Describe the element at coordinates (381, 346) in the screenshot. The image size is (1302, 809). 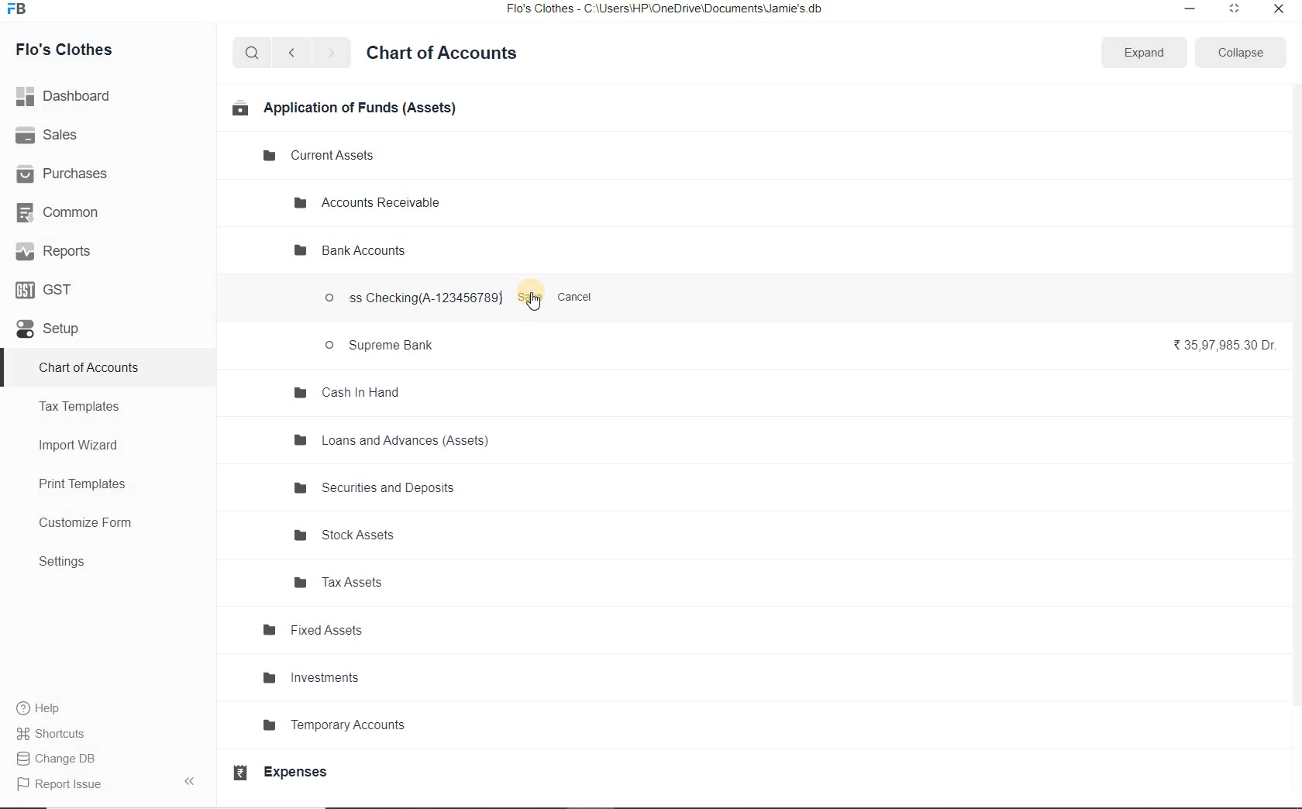
I see `Supreme Bank` at that location.